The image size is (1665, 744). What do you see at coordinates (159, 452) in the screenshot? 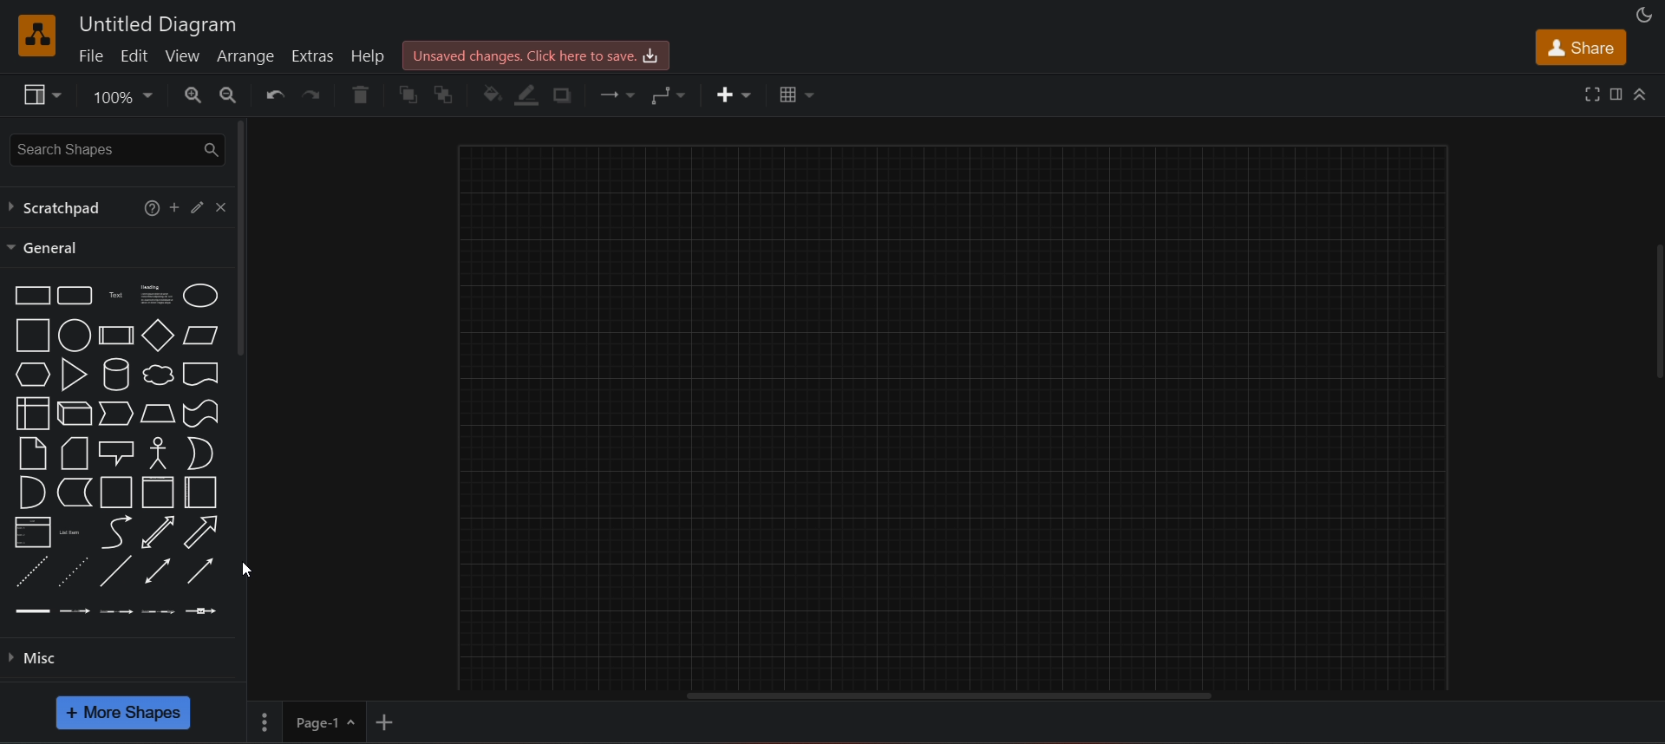
I see `actor` at bounding box center [159, 452].